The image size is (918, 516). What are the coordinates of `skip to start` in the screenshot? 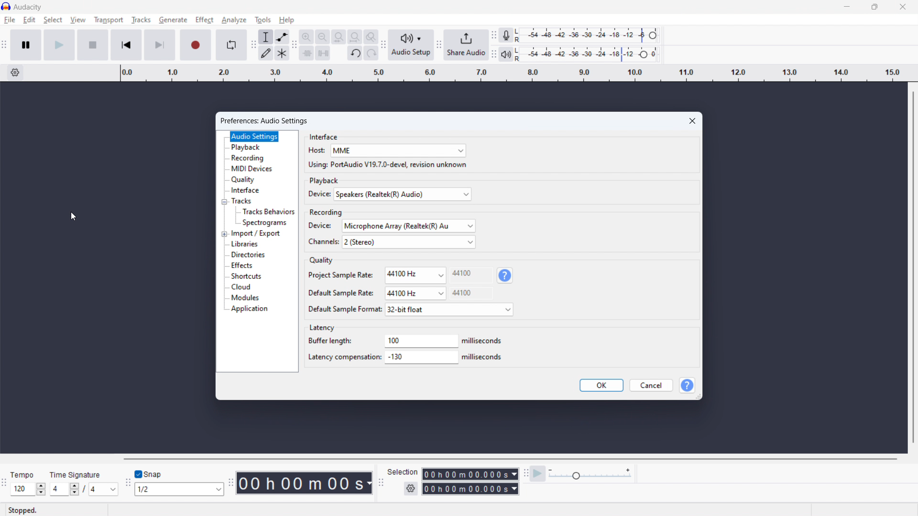 It's located at (126, 45).